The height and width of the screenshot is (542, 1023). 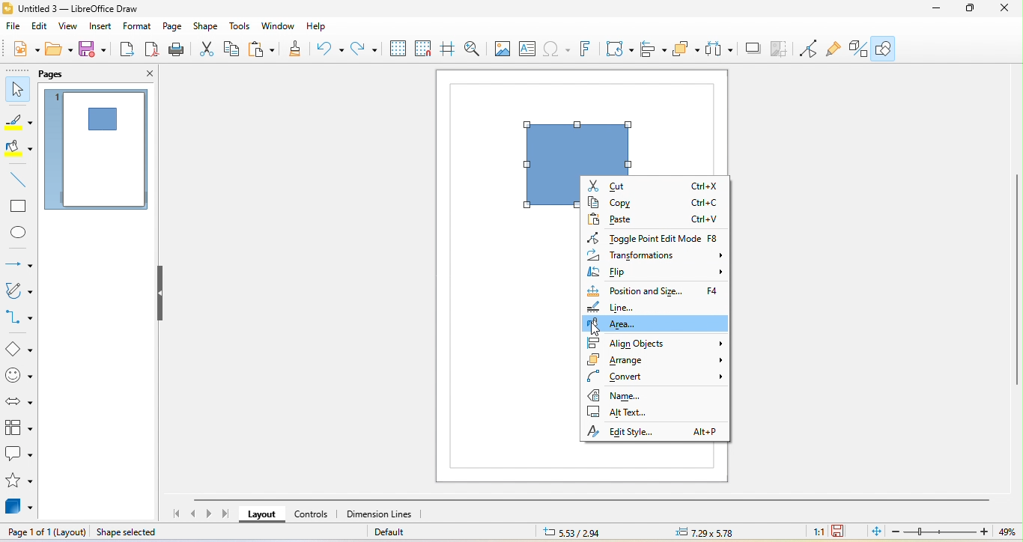 What do you see at coordinates (858, 49) in the screenshot?
I see `extrusion` at bounding box center [858, 49].